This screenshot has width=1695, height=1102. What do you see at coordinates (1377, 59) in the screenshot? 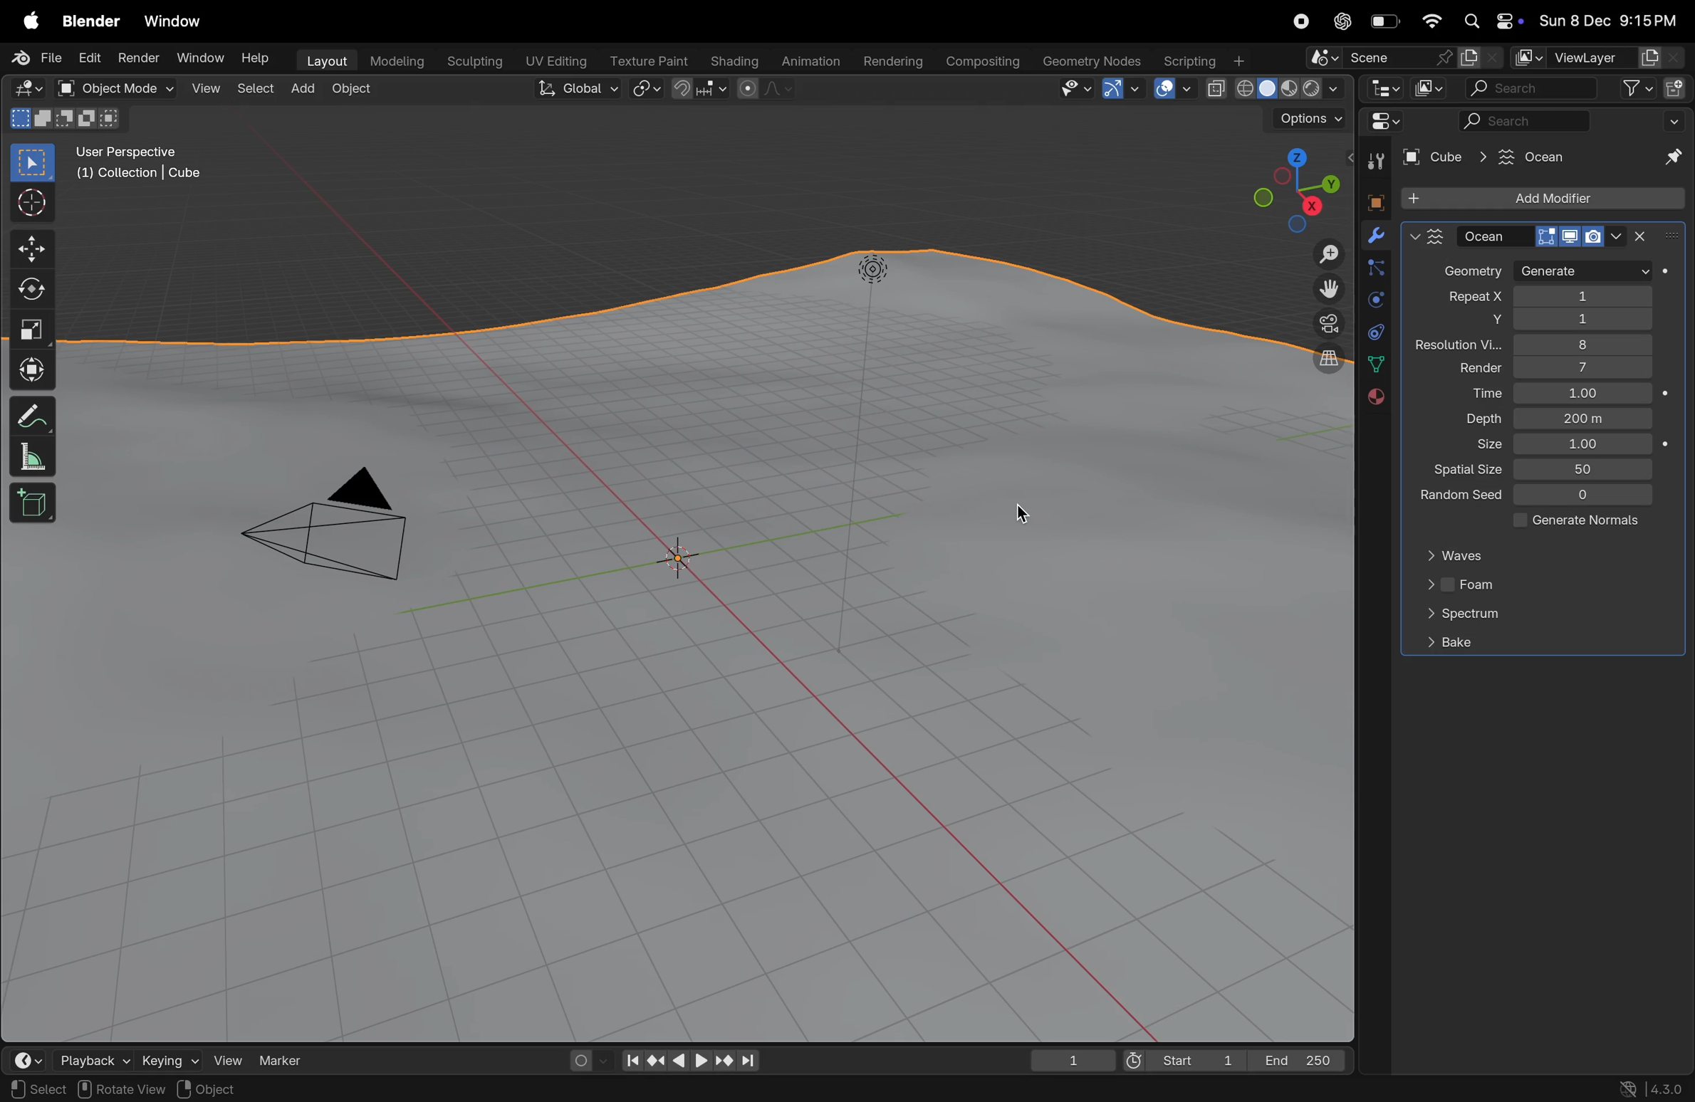
I see `pin scene` at bounding box center [1377, 59].